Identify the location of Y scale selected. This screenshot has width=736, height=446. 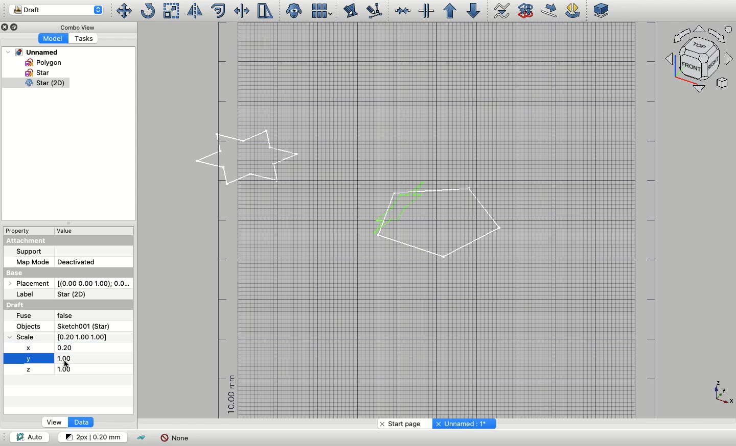
(29, 359).